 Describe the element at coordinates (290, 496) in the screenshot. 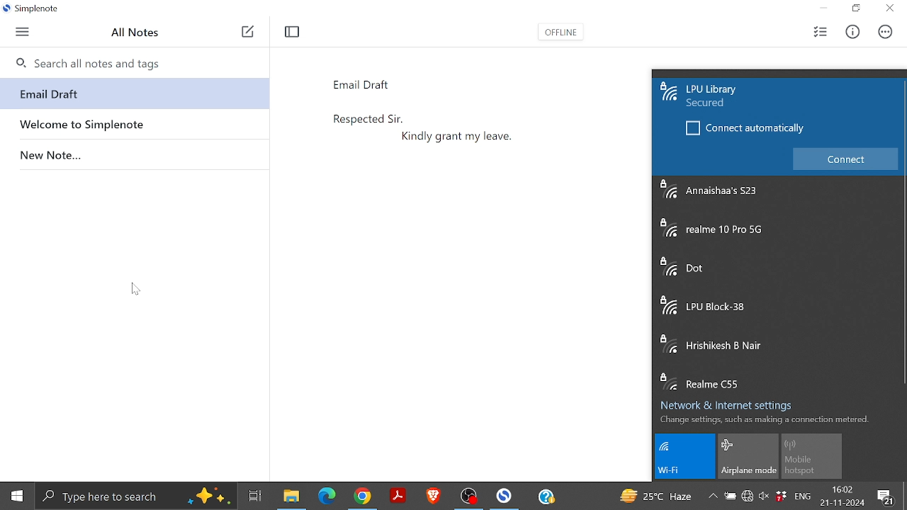

I see `Files` at that location.